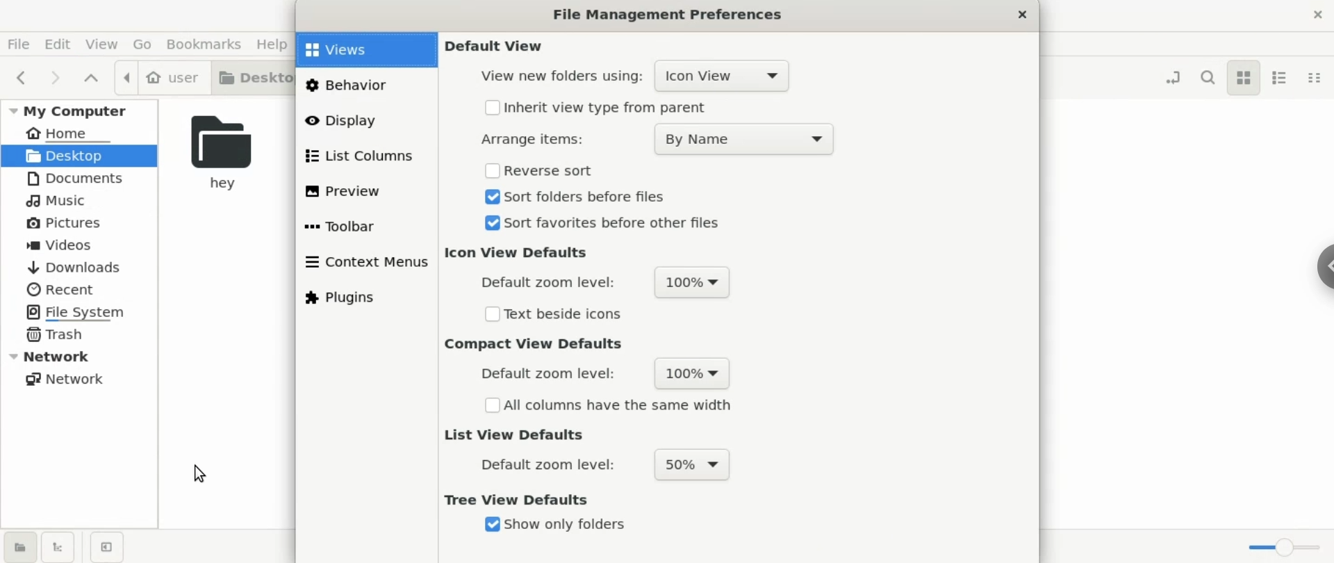 This screenshot has width=1334, height=563. I want to click on hey, so click(220, 156).